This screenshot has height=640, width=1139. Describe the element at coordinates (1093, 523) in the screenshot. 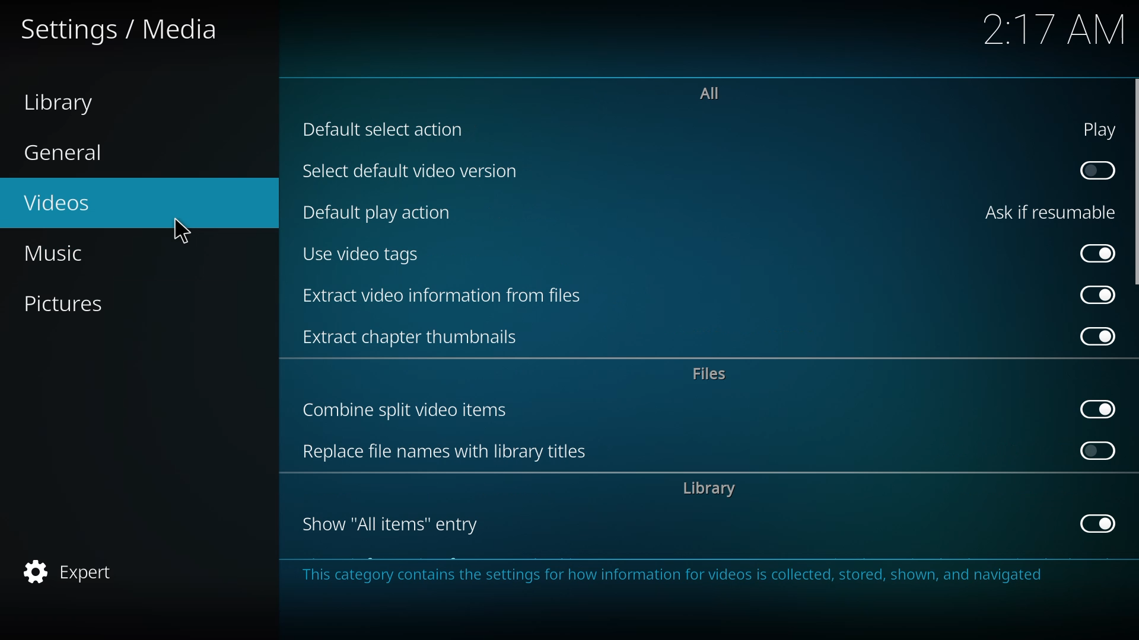

I see `enabled` at that location.